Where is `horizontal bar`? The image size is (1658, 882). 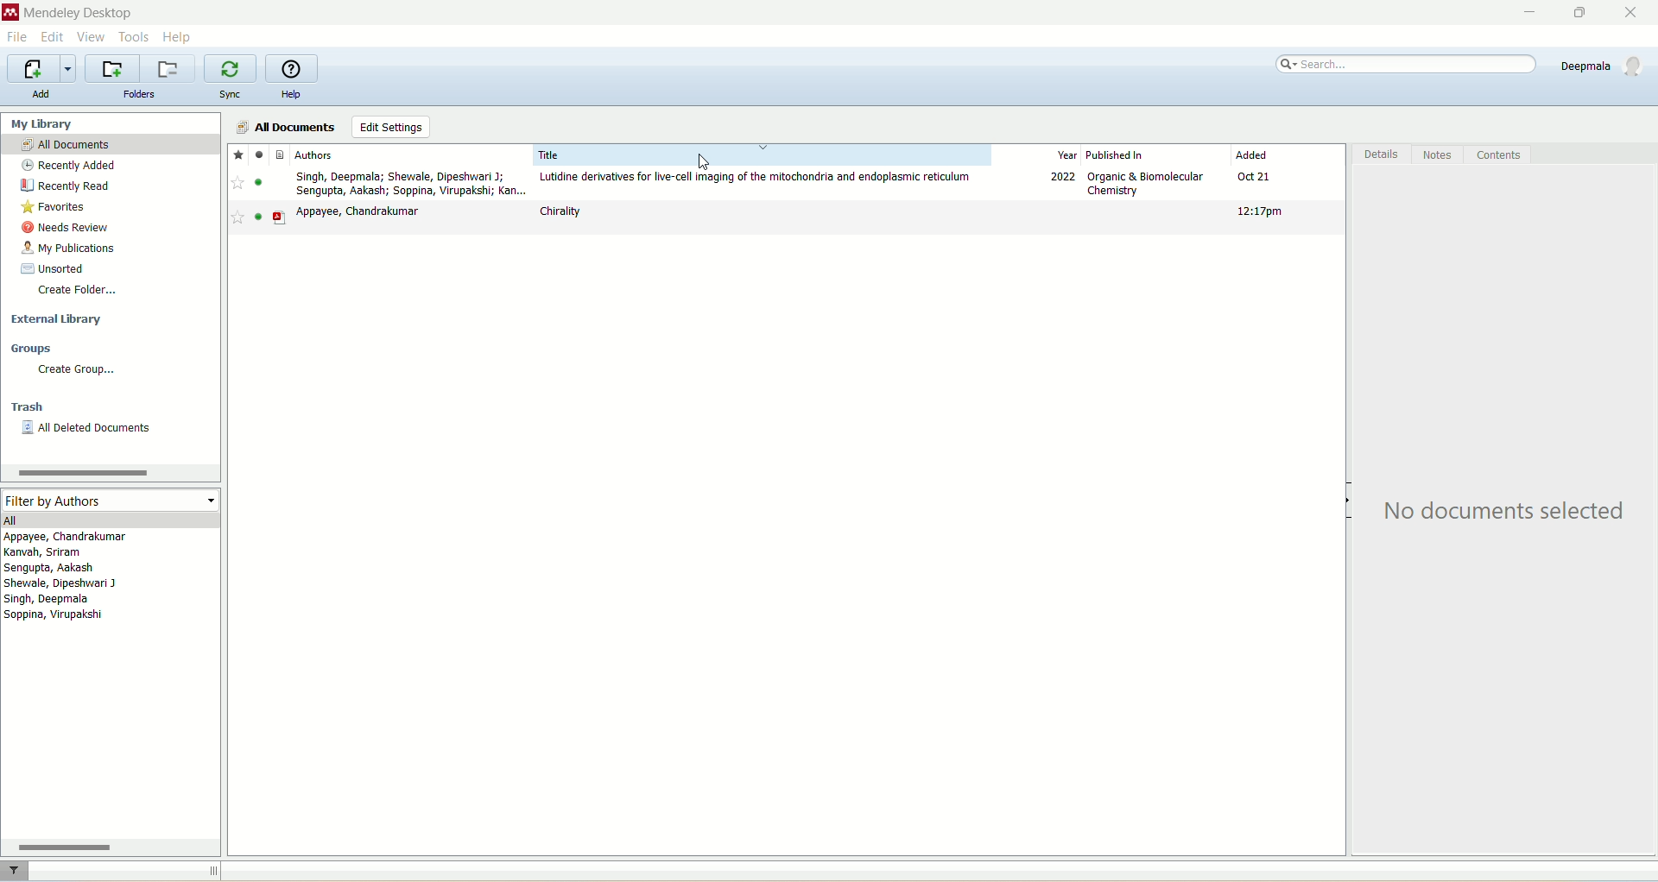
horizontal bar is located at coordinates (111, 845).